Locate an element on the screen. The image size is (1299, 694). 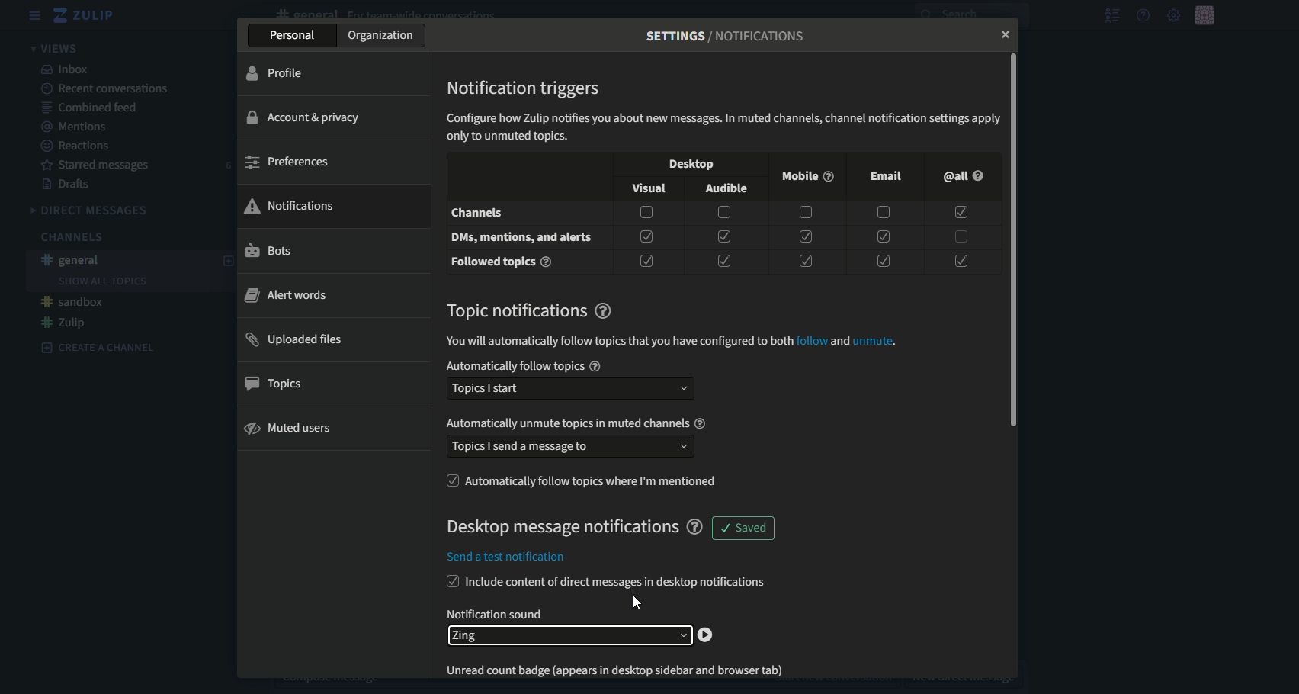
checkbox is located at coordinates (804, 261).